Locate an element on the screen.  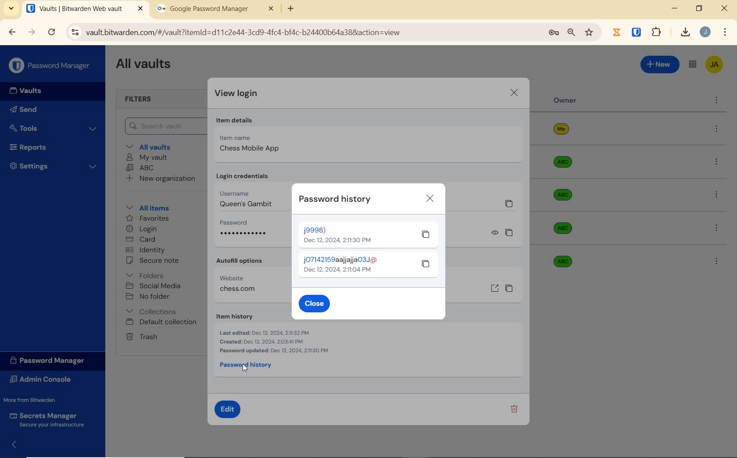
ABC is located at coordinates (141, 168).